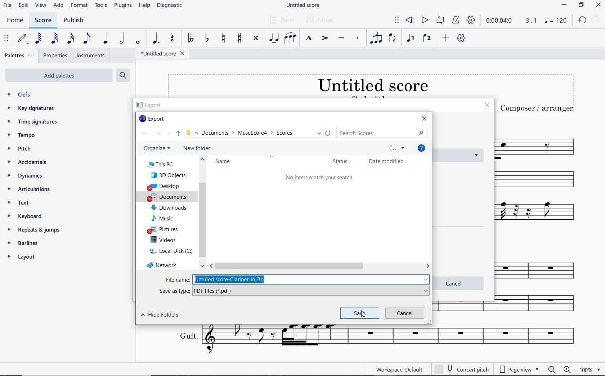 The width and height of the screenshot is (605, 376). I want to click on pitch, so click(21, 149).